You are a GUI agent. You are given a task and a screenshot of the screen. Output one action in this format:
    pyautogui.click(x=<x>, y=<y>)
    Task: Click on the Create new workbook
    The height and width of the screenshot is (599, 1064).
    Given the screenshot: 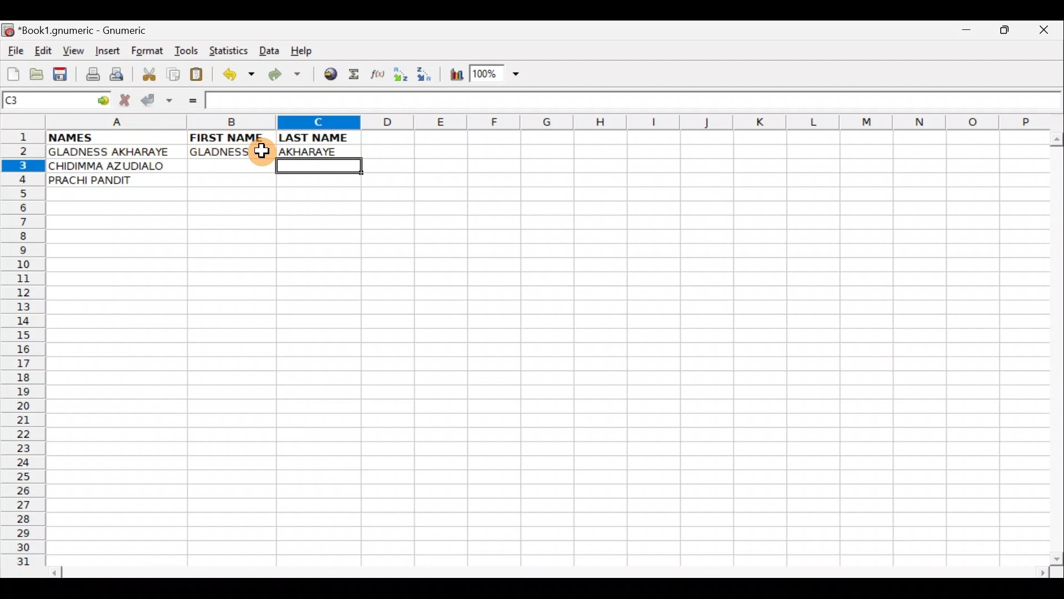 What is the action you would take?
    pyautogui.click(x=12, y=72)
    